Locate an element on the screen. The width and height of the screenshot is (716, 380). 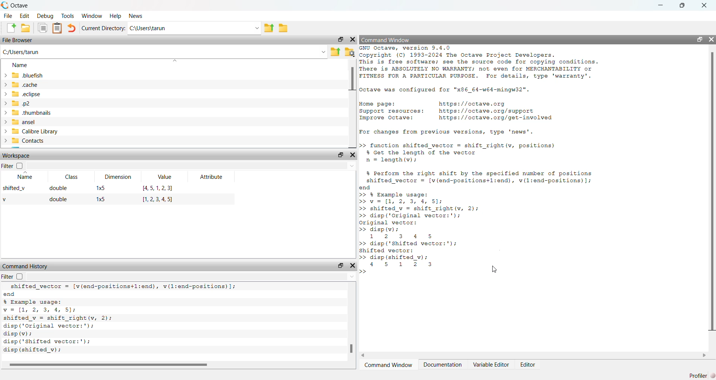
variable editor is located at coordinates (489, 365).